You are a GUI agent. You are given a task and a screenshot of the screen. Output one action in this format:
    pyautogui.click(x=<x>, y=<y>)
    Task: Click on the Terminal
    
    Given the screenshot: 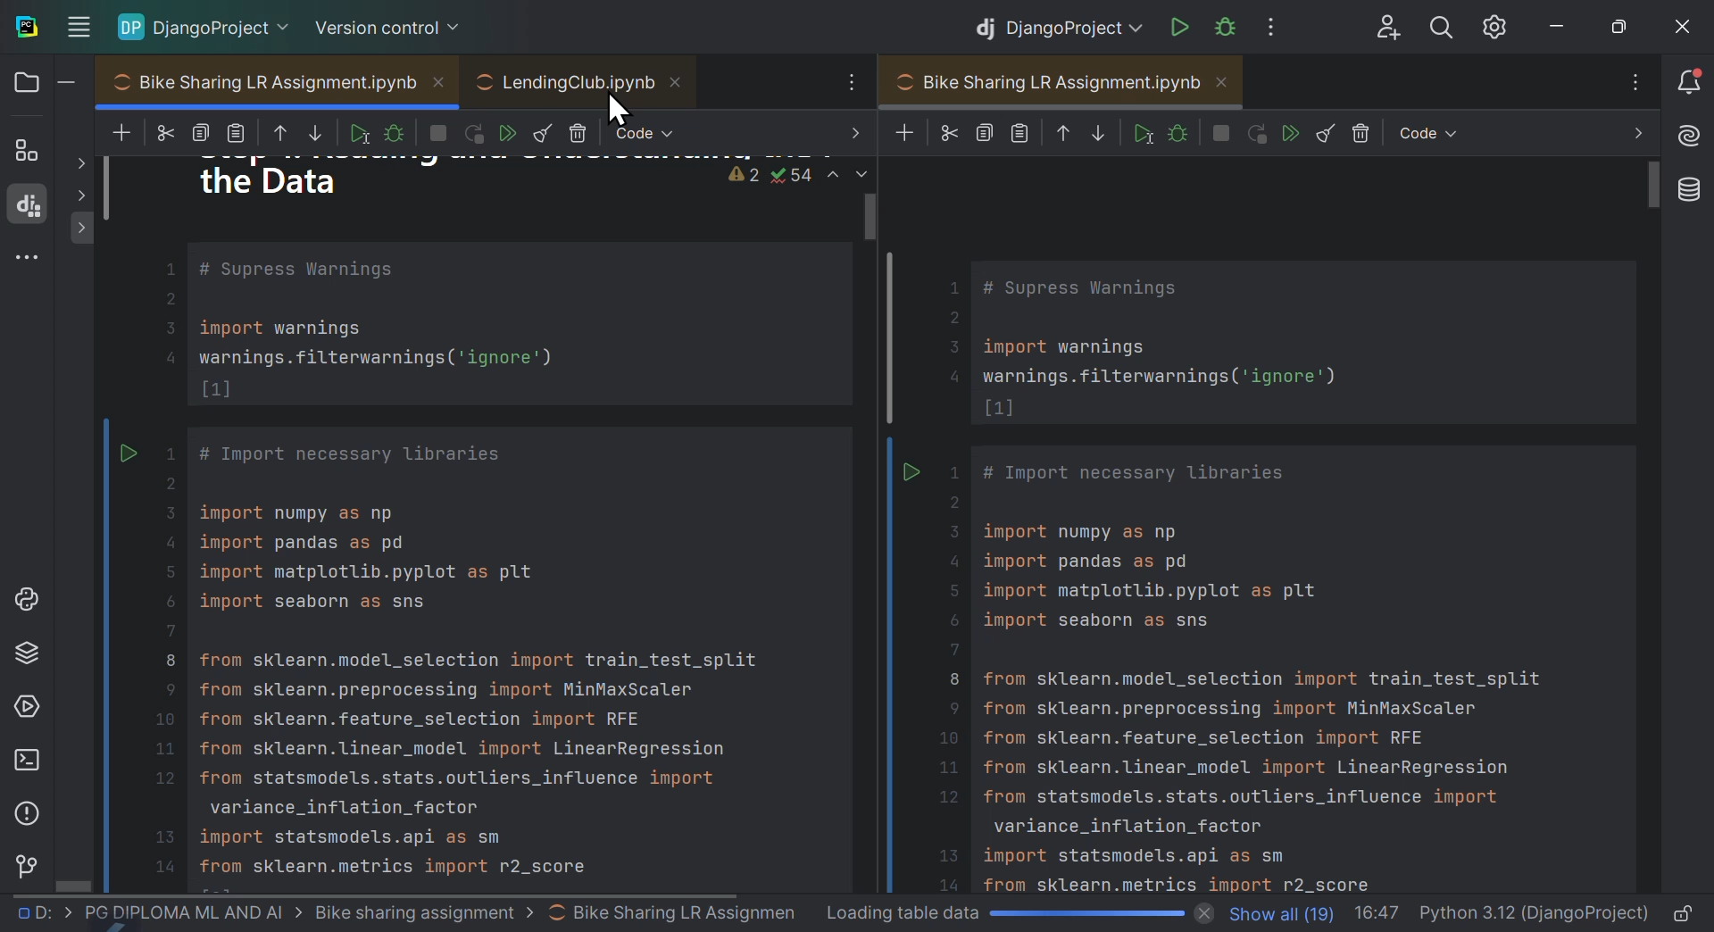 What is the action you would take?
    pyautogui.click(x=25, y=763)
    